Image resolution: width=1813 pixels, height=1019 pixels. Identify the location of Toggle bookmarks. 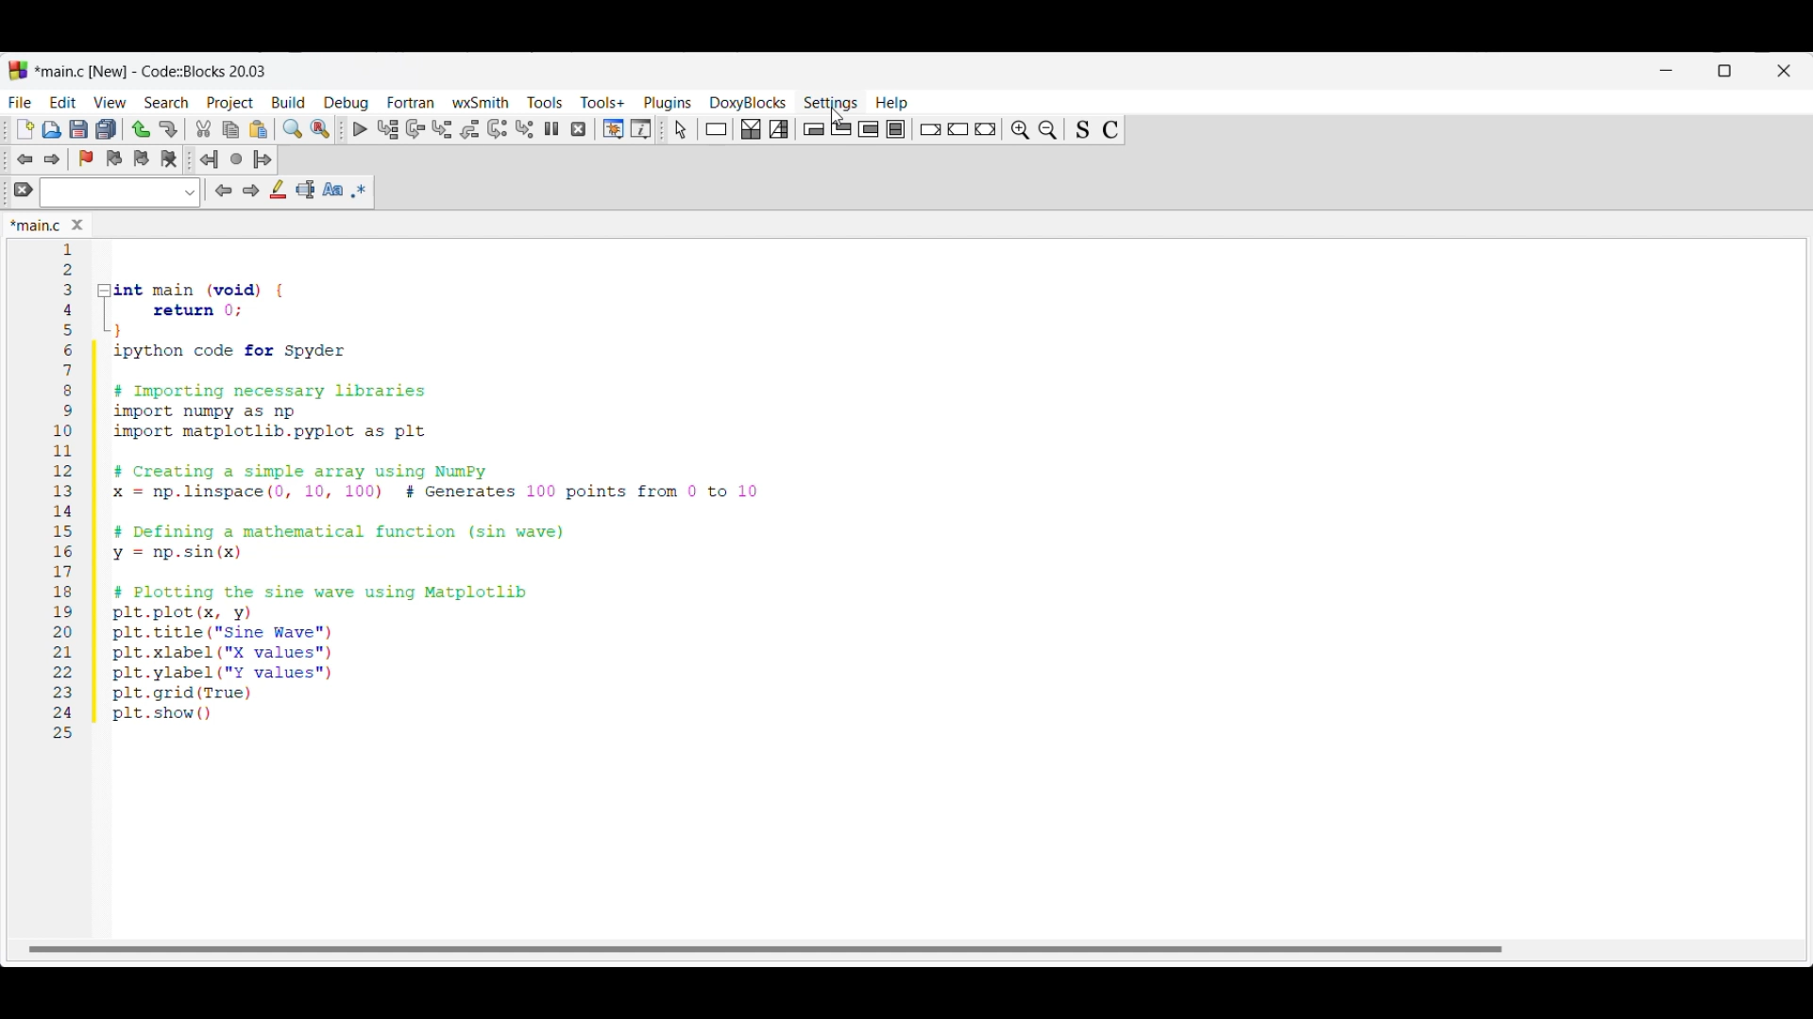
(86, 159).